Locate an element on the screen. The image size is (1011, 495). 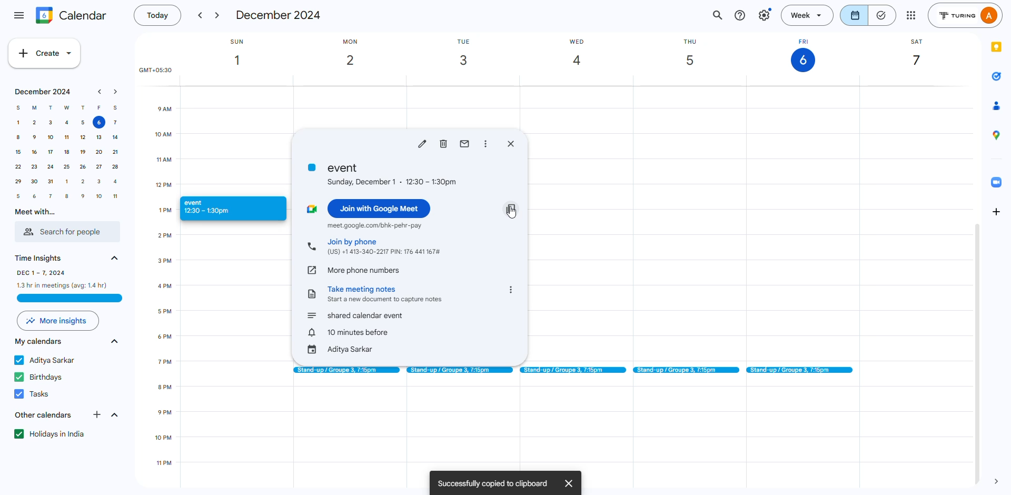
evet is located at coordinates (383, 174).